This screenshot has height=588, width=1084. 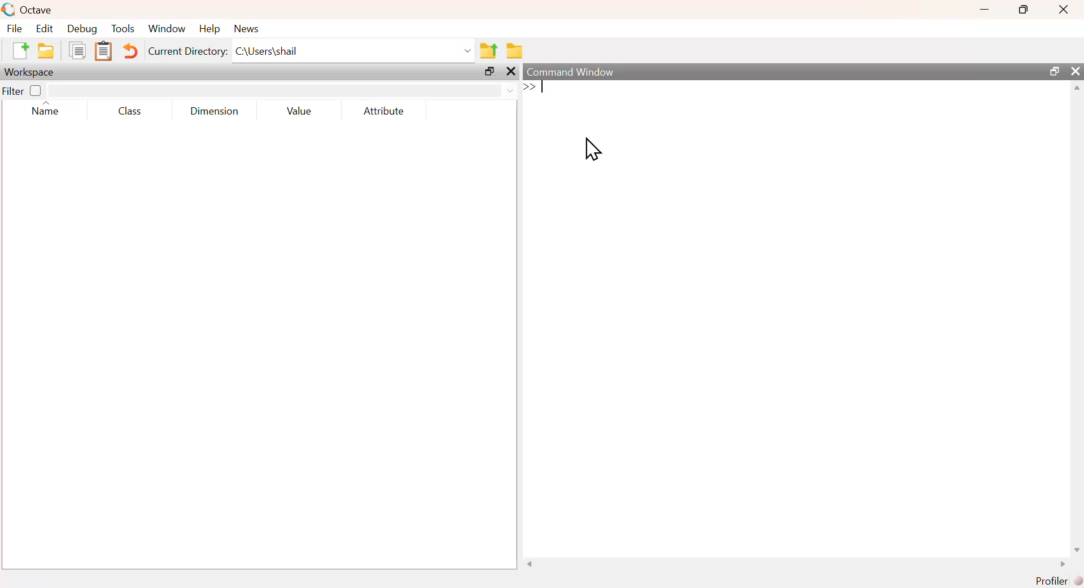 What do you see at coordinates (531, 564) in the screenshot?
I see `scroll left` at bounding box center [531, 564].